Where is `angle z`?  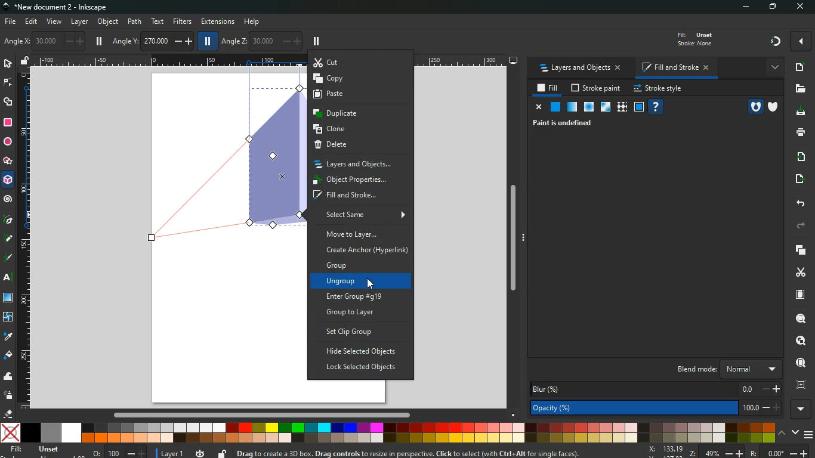 angle z is located at coordinates (261, 40).